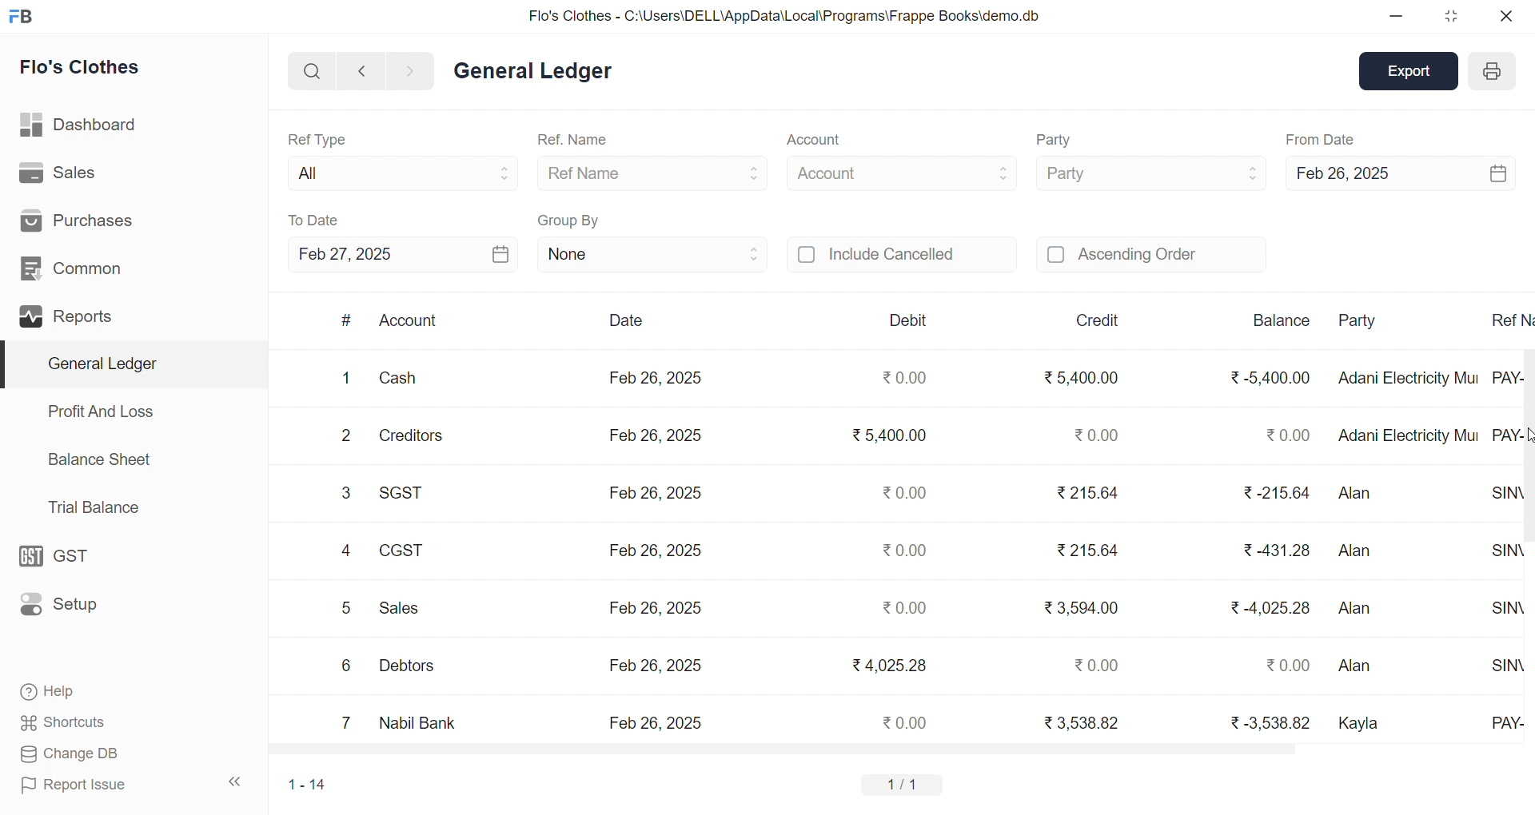 This screenshot has width=1535, height=815. I want to click on Help, so click(54, 694).